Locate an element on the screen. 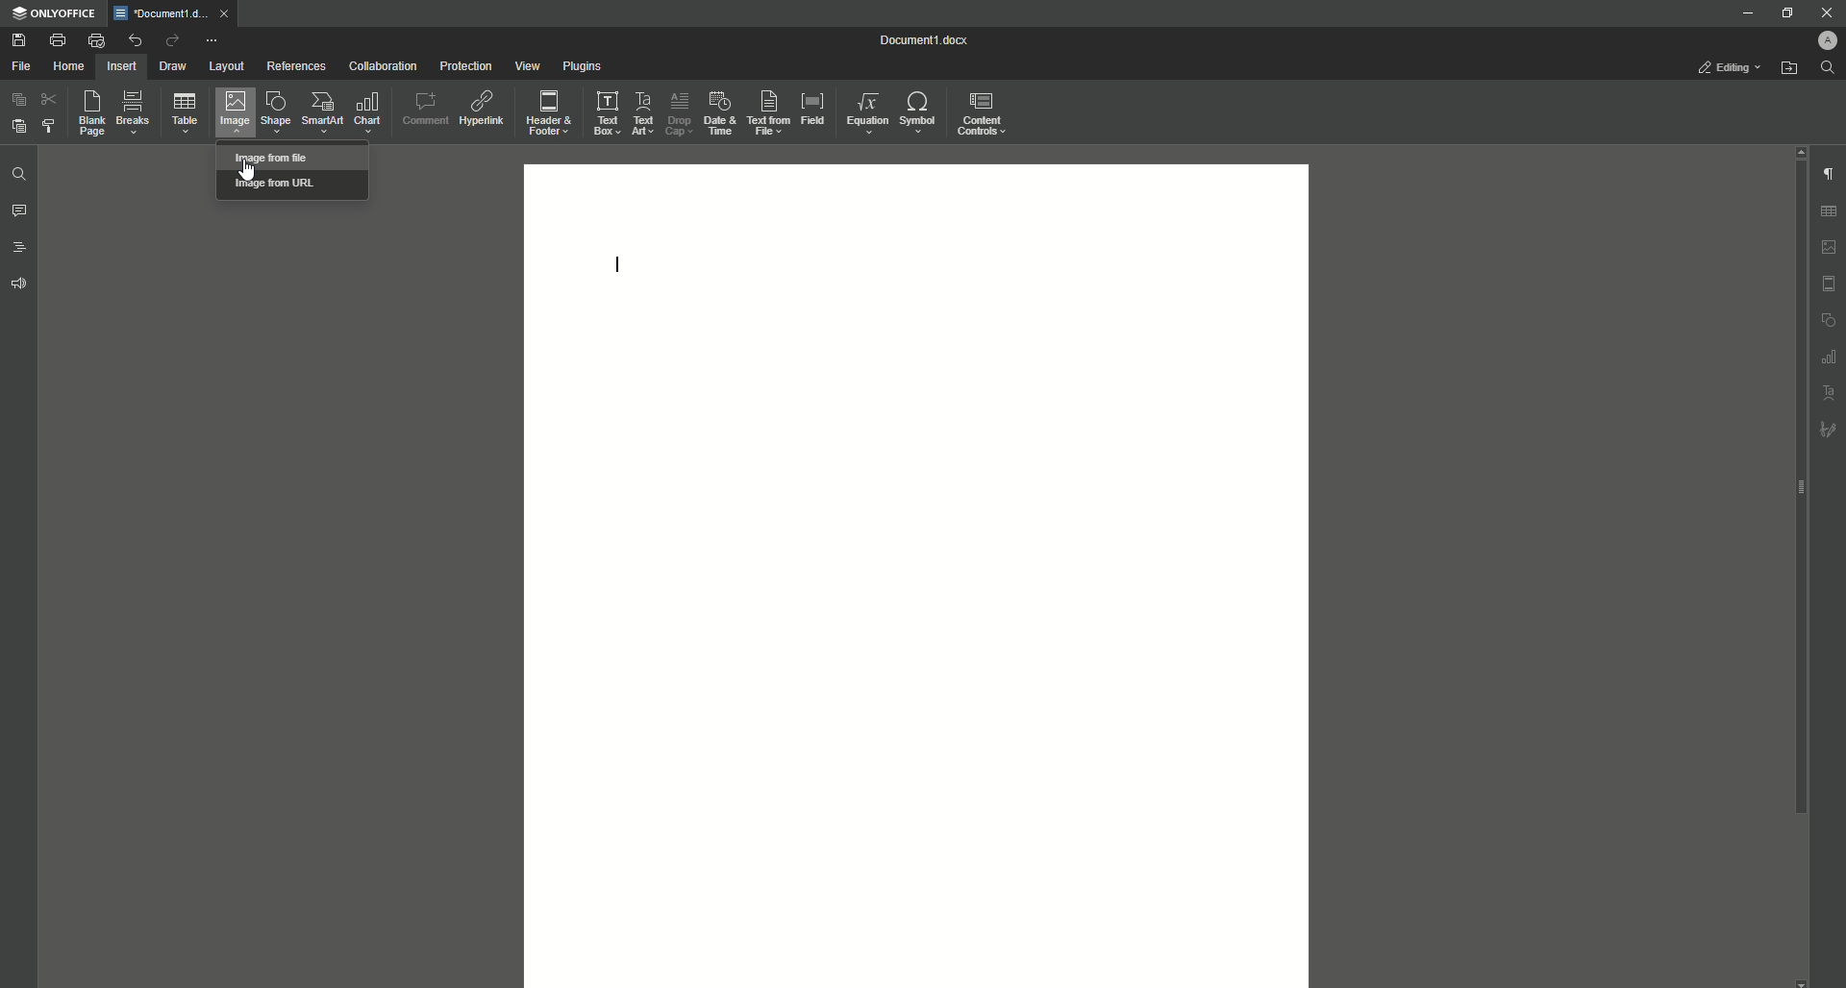  Table Settings is located at coordinates (1829, 210).